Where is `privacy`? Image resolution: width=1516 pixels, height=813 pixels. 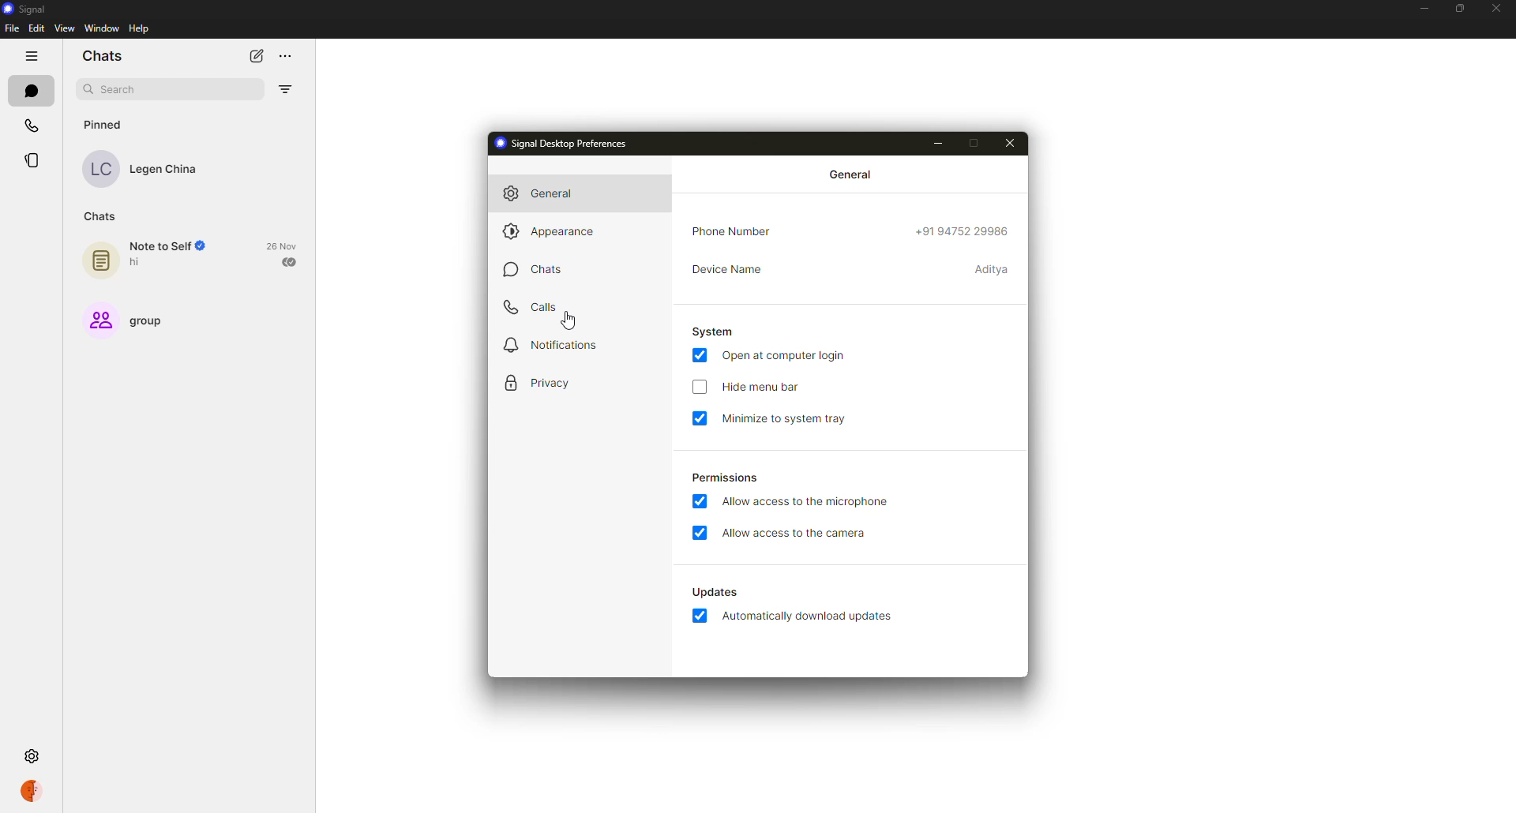 privacy is located at coordinates (540, 384).